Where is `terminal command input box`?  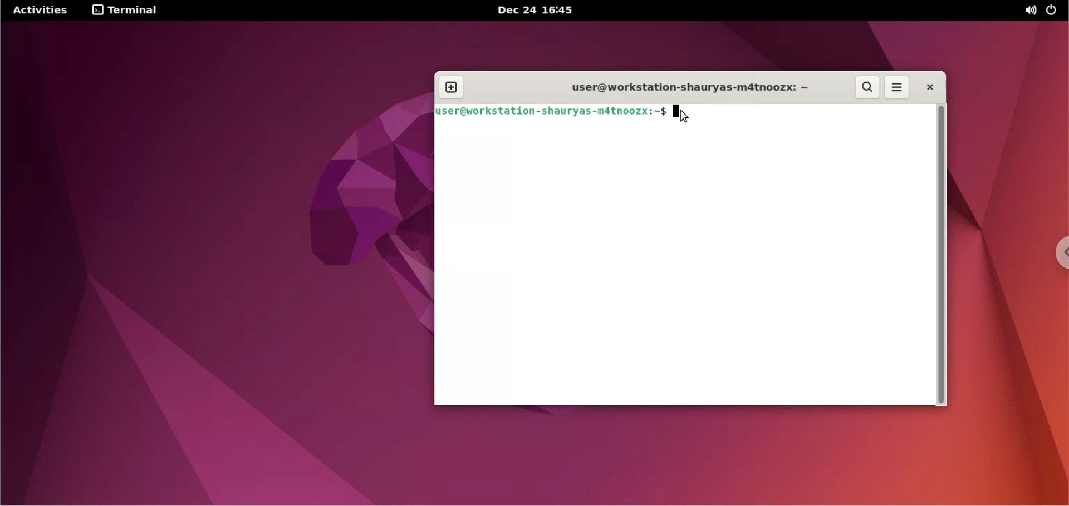 terminal command input box is located at coordinates (823, 111).